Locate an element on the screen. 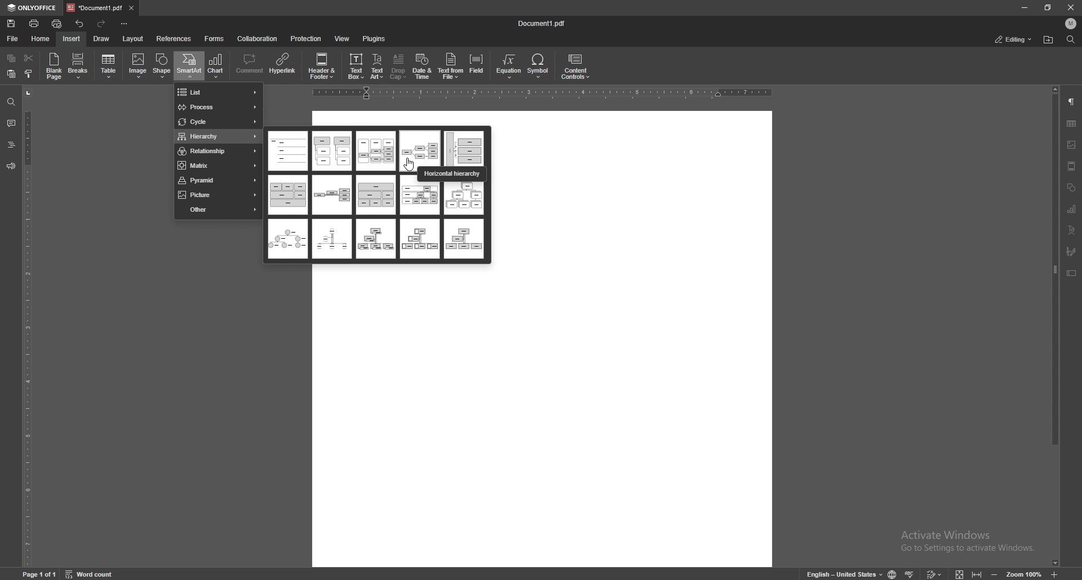 The image size is (1082, 580). undo is located at coordinates (80, 24).